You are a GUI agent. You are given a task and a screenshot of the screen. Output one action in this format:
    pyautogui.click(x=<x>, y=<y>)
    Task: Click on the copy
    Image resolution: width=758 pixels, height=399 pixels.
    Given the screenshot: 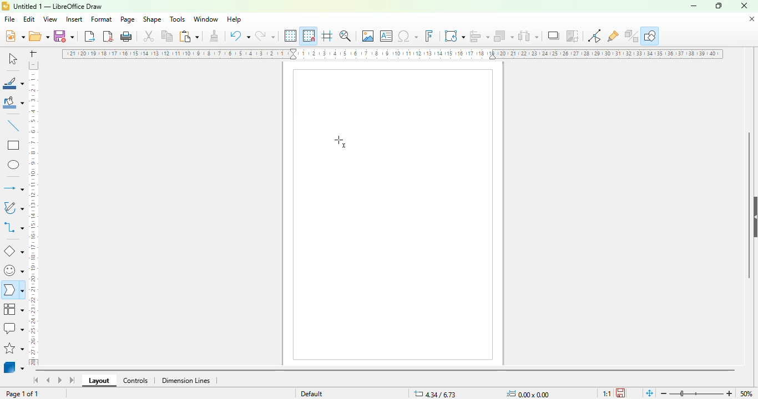 What is the action you would take?
    pyautogui.click(x=167, y=36)
    